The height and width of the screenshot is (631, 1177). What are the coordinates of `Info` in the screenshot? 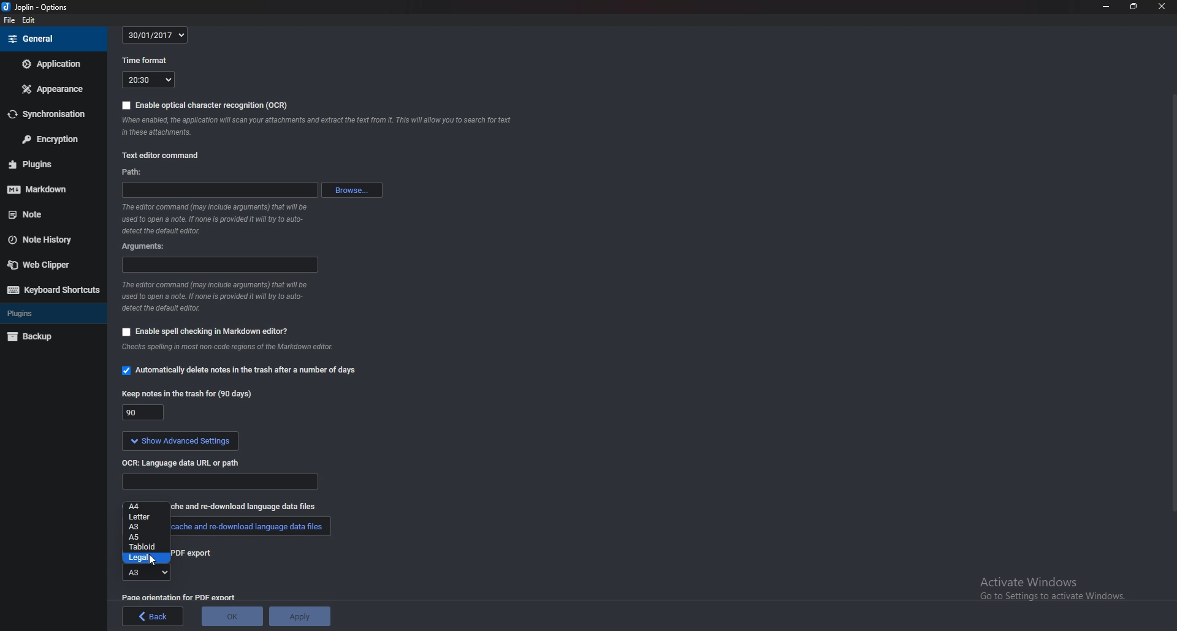 It's located at (220, 298).